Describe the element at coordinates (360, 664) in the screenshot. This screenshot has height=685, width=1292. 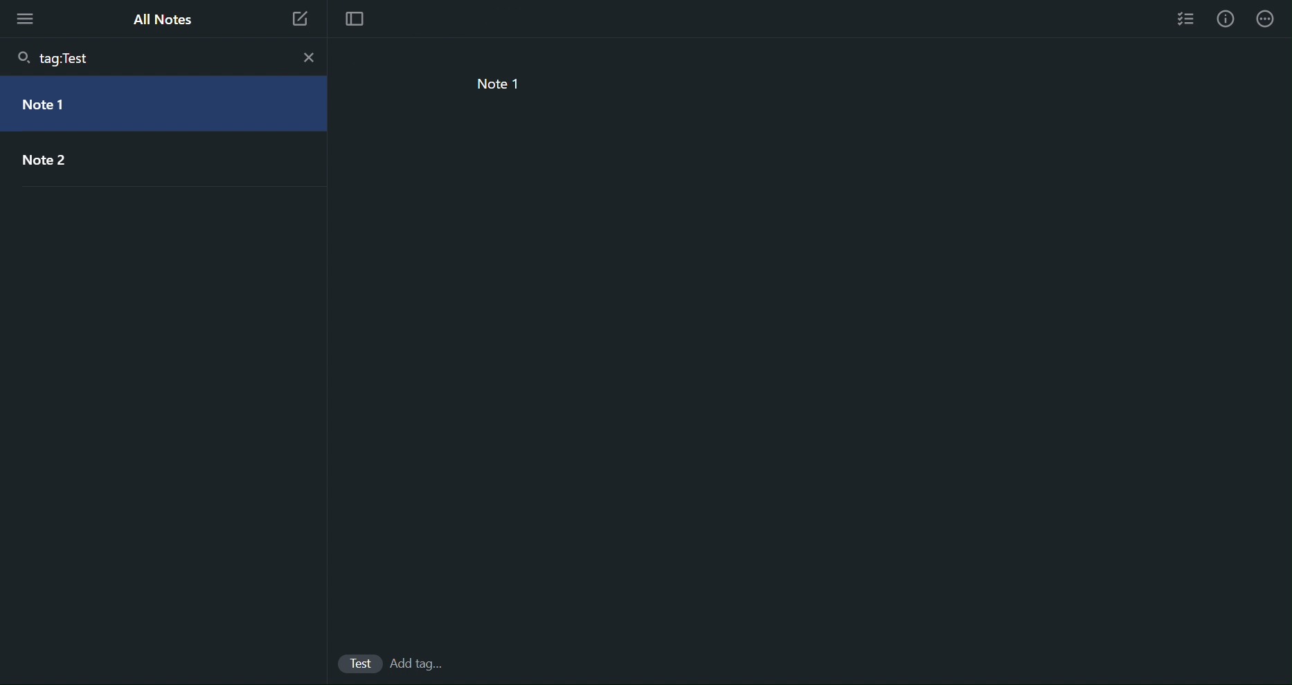
I see `Test` at that location.